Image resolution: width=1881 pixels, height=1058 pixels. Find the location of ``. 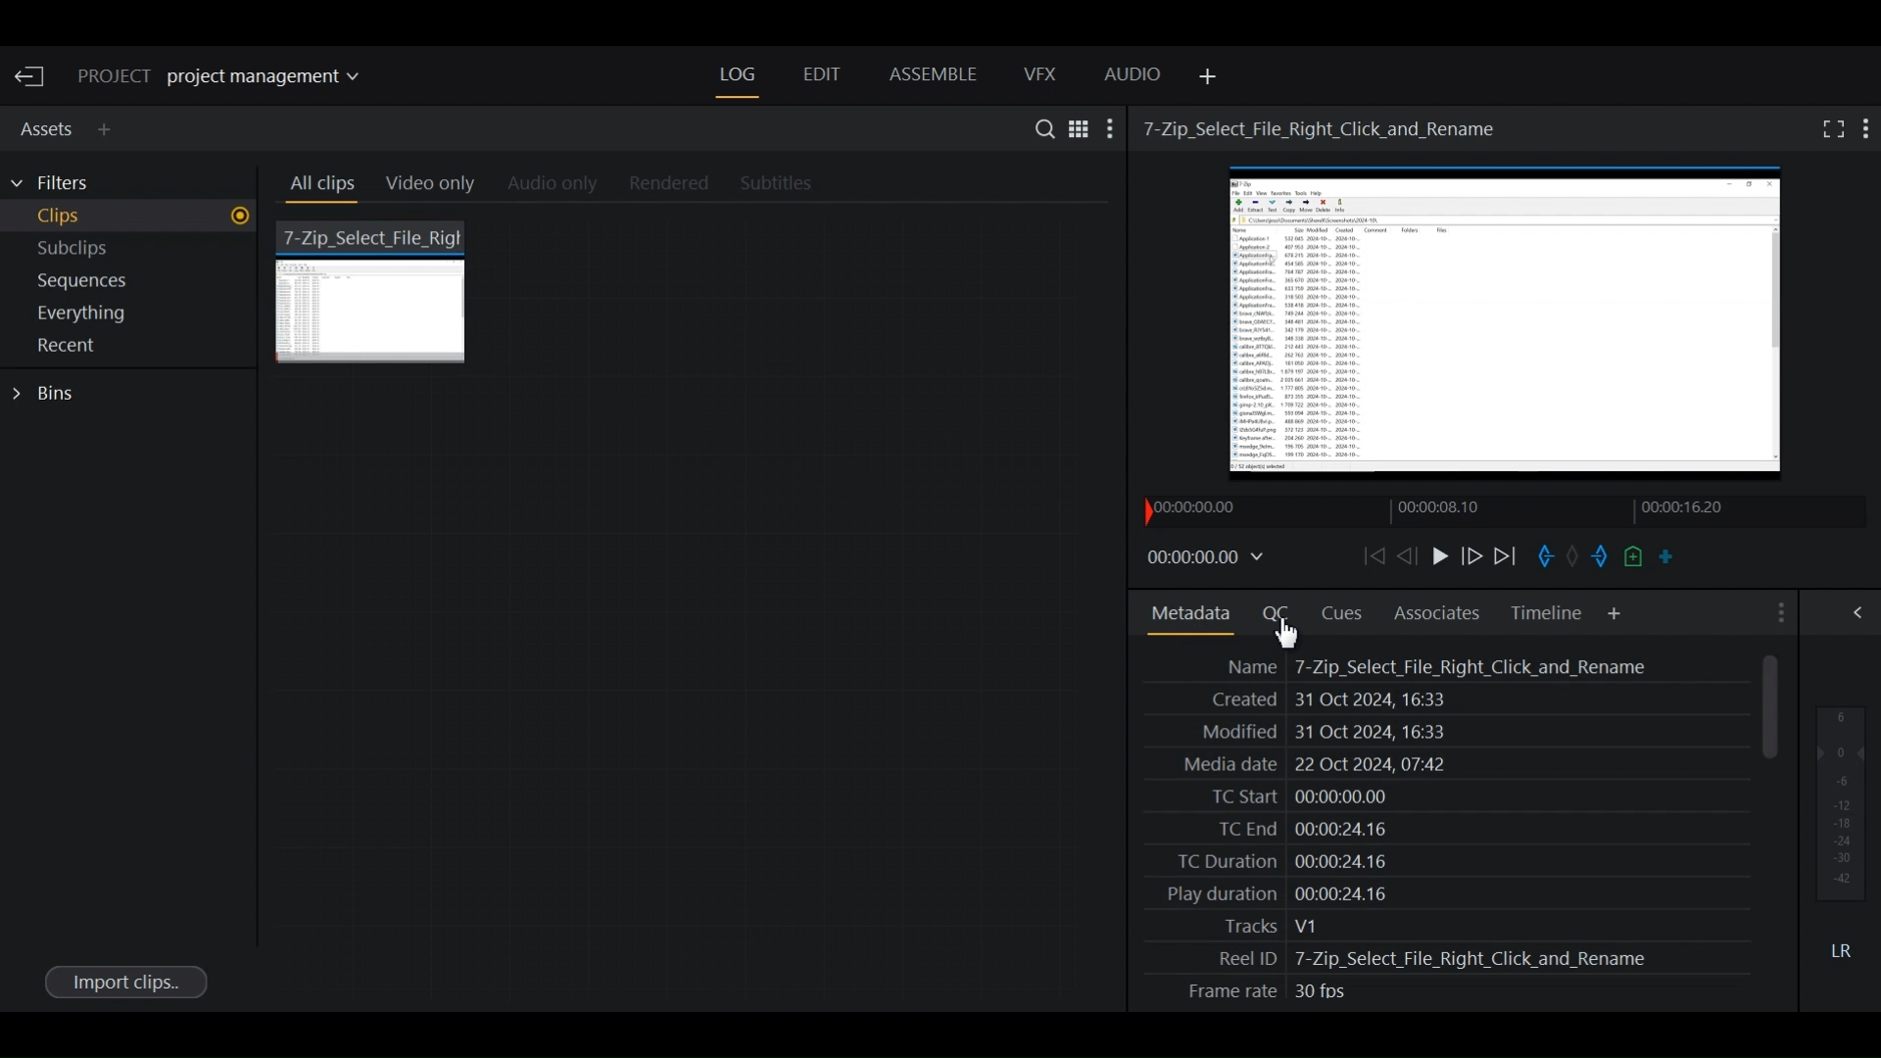

 is located at coordinates (1279, 635).